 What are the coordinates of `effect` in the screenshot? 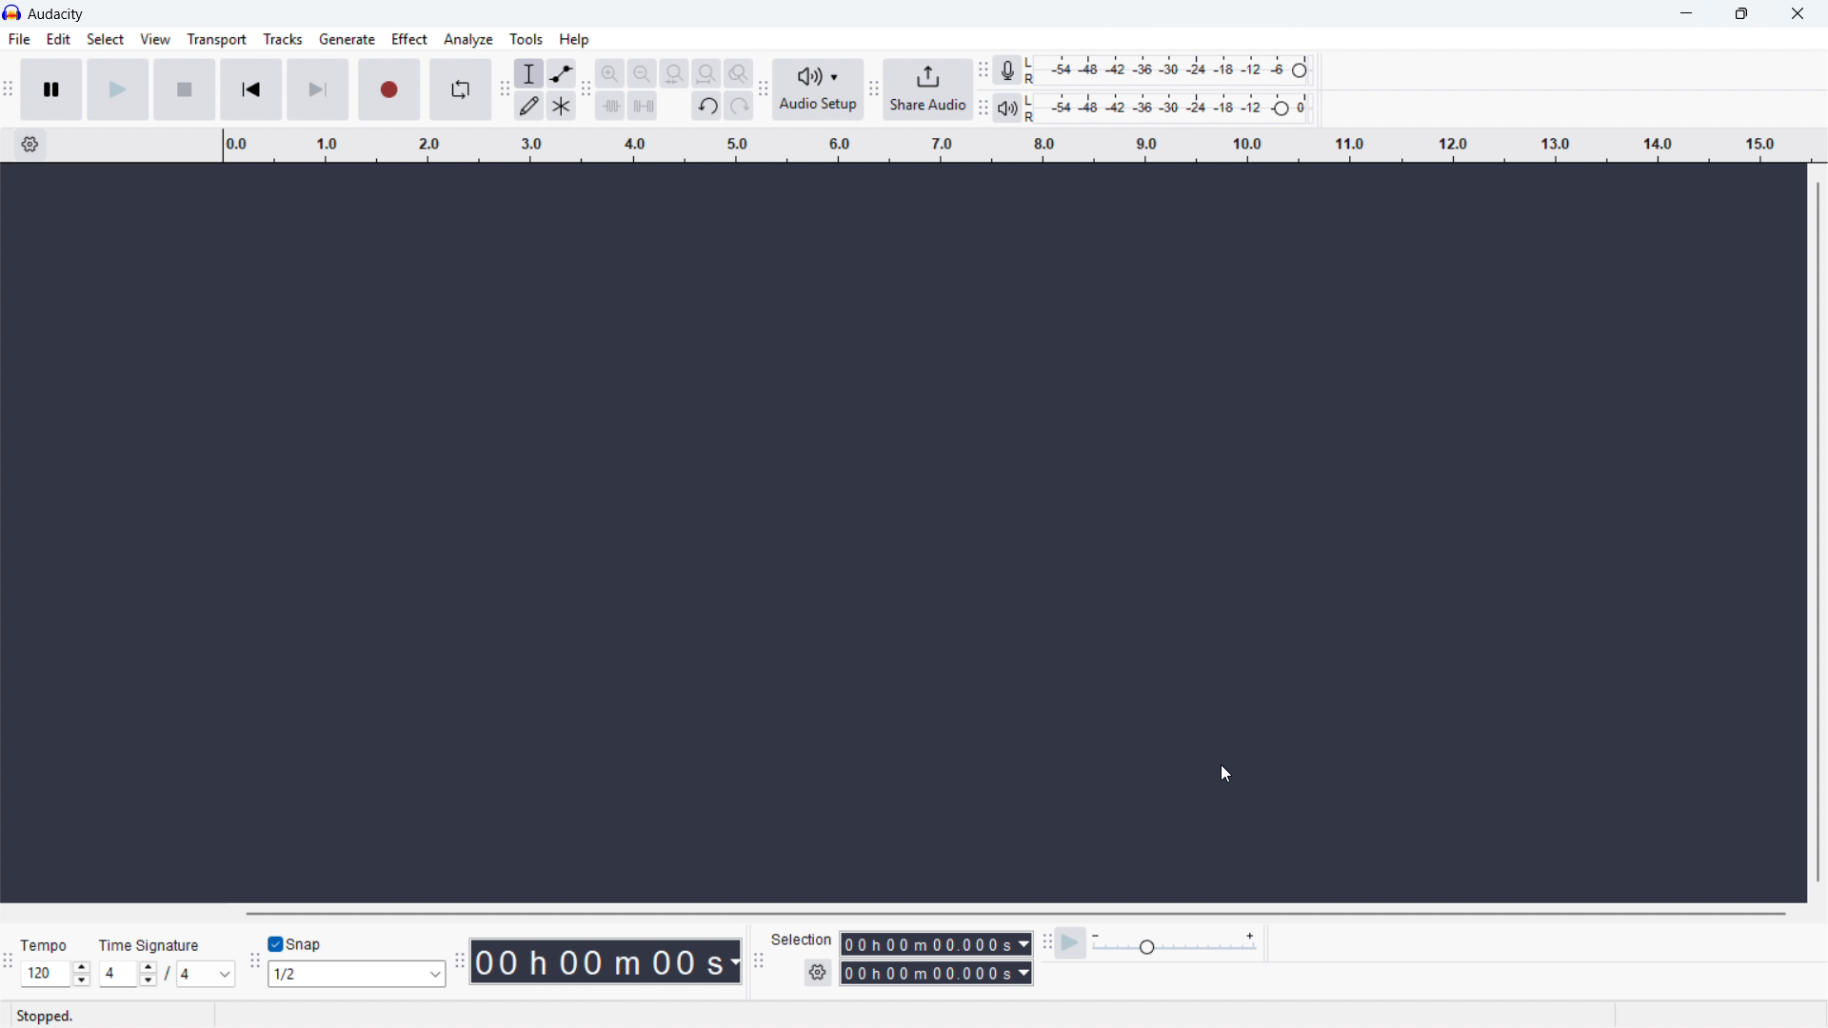 It's located at (408, 38).